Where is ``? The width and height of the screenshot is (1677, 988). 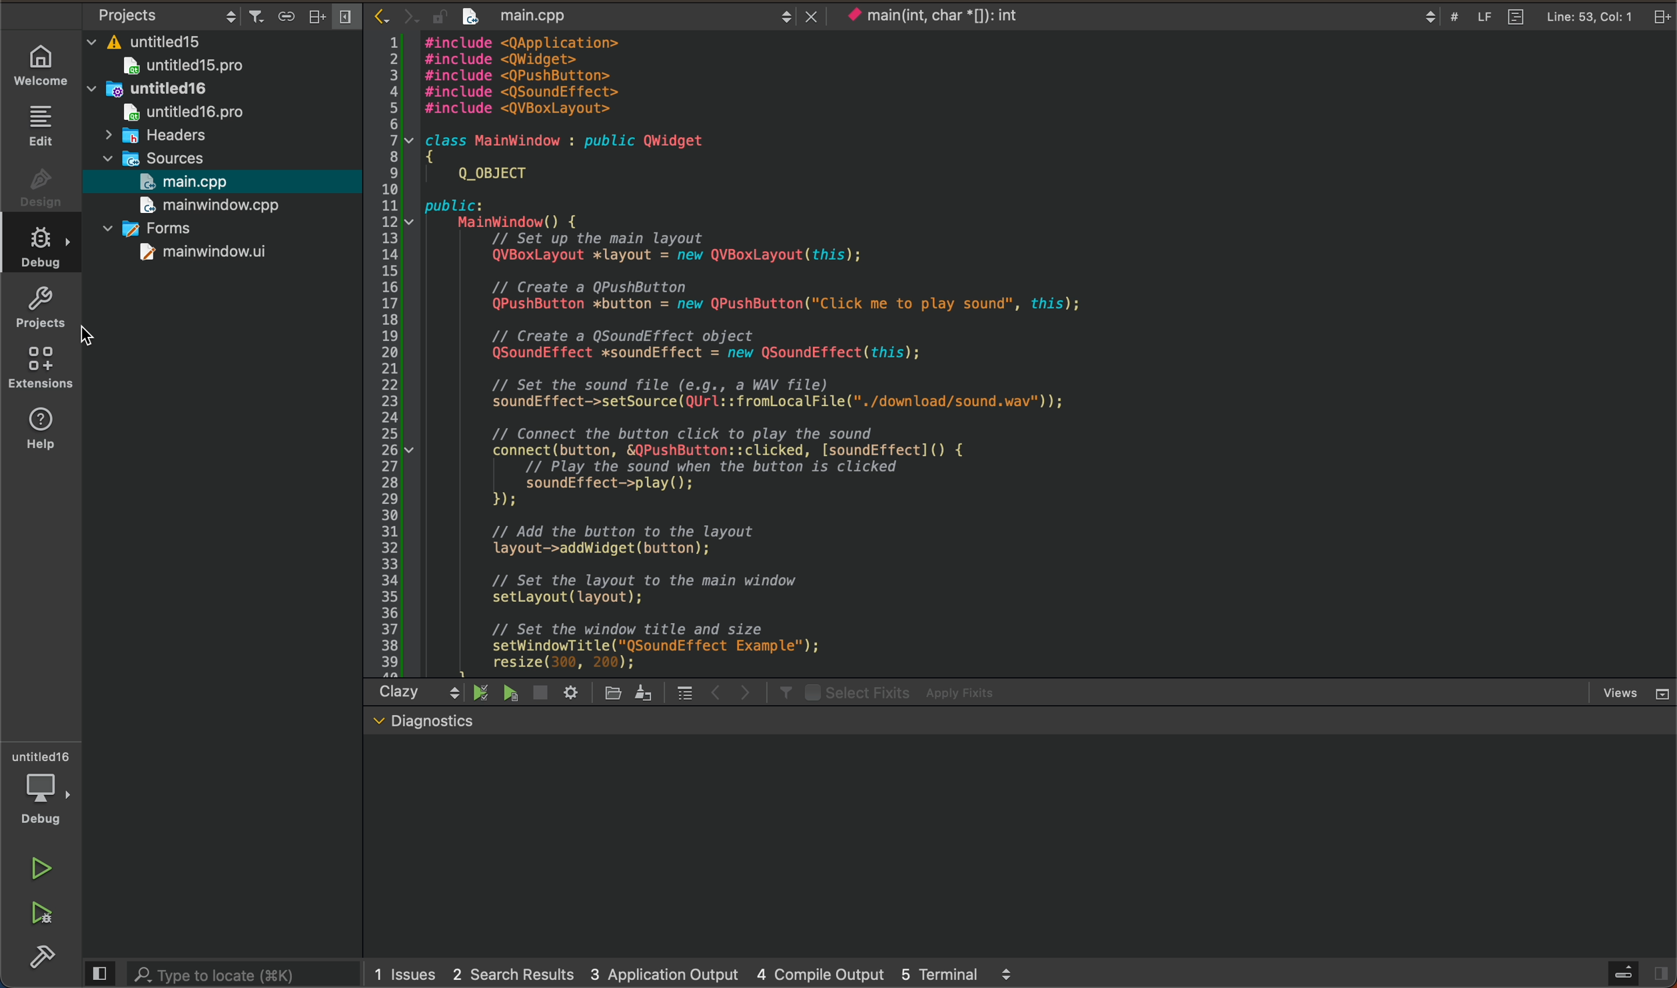
 is located at coordinates (155, 39).